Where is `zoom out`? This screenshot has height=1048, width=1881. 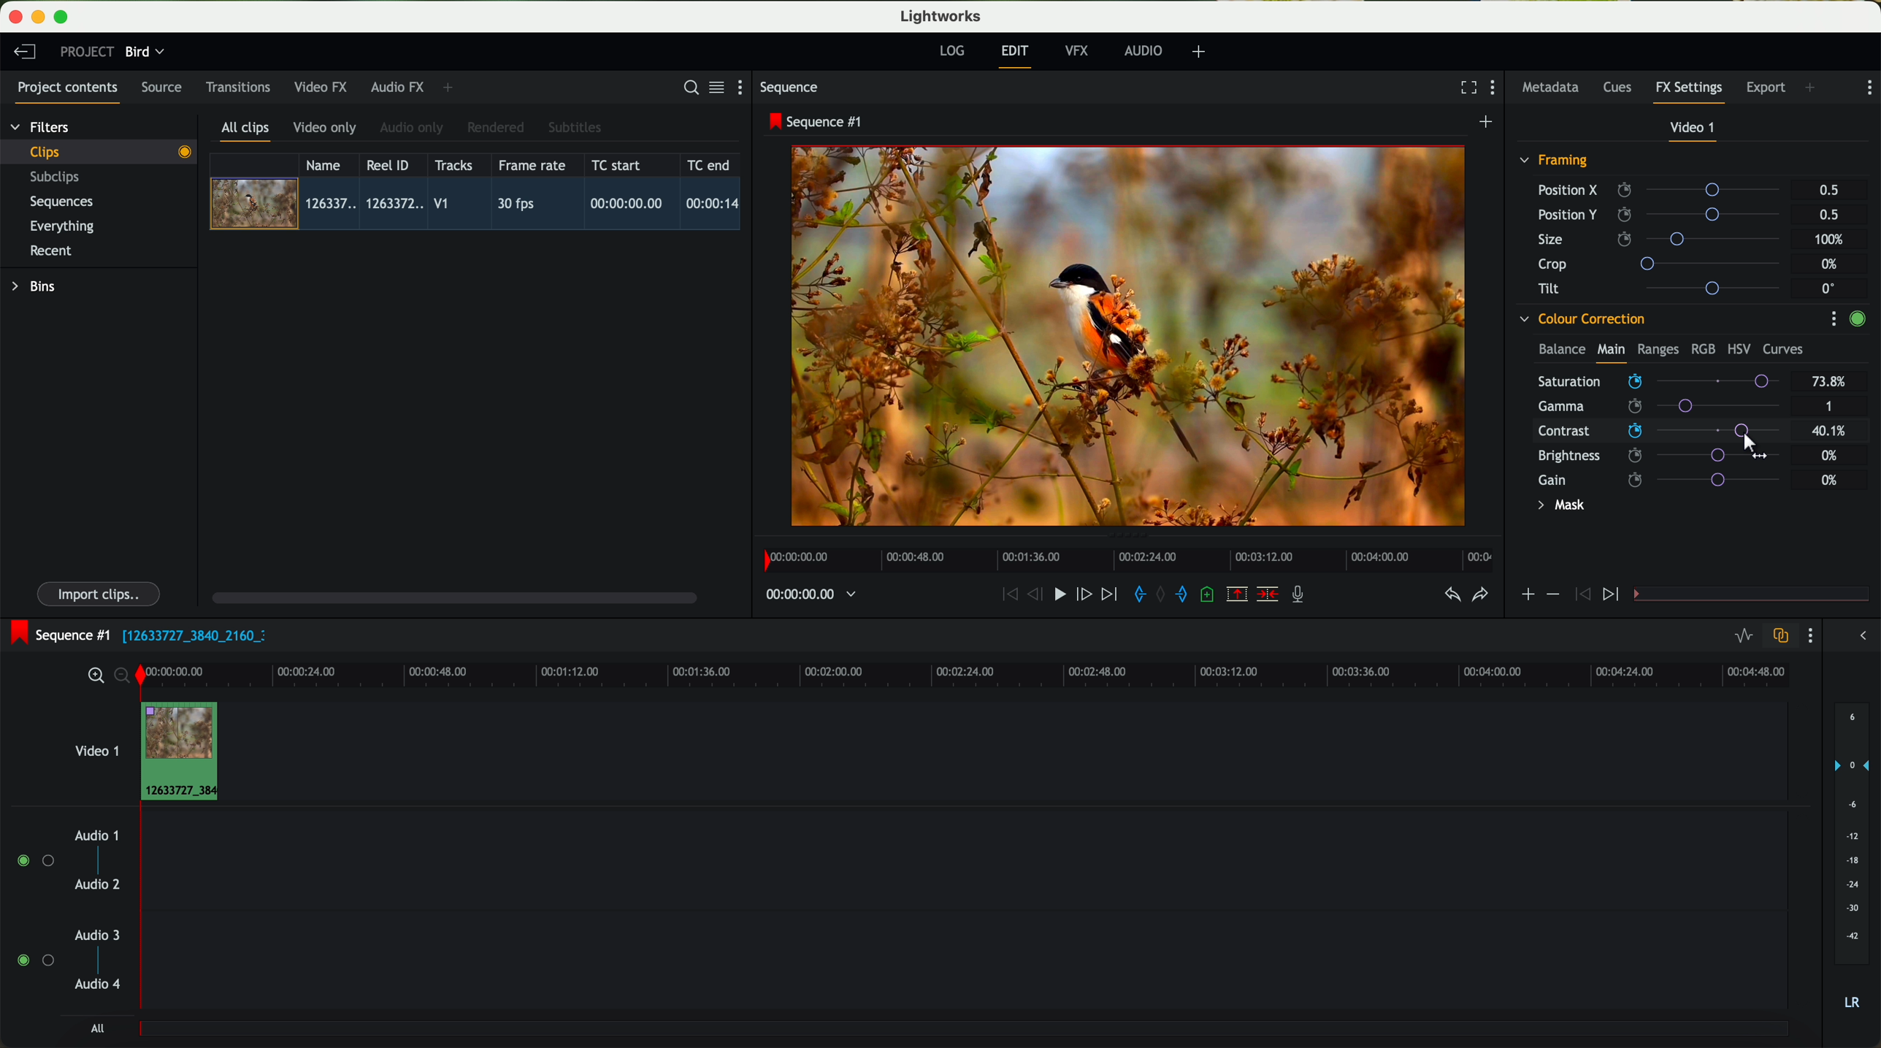
zoom out is located at coordinates (123, 678).